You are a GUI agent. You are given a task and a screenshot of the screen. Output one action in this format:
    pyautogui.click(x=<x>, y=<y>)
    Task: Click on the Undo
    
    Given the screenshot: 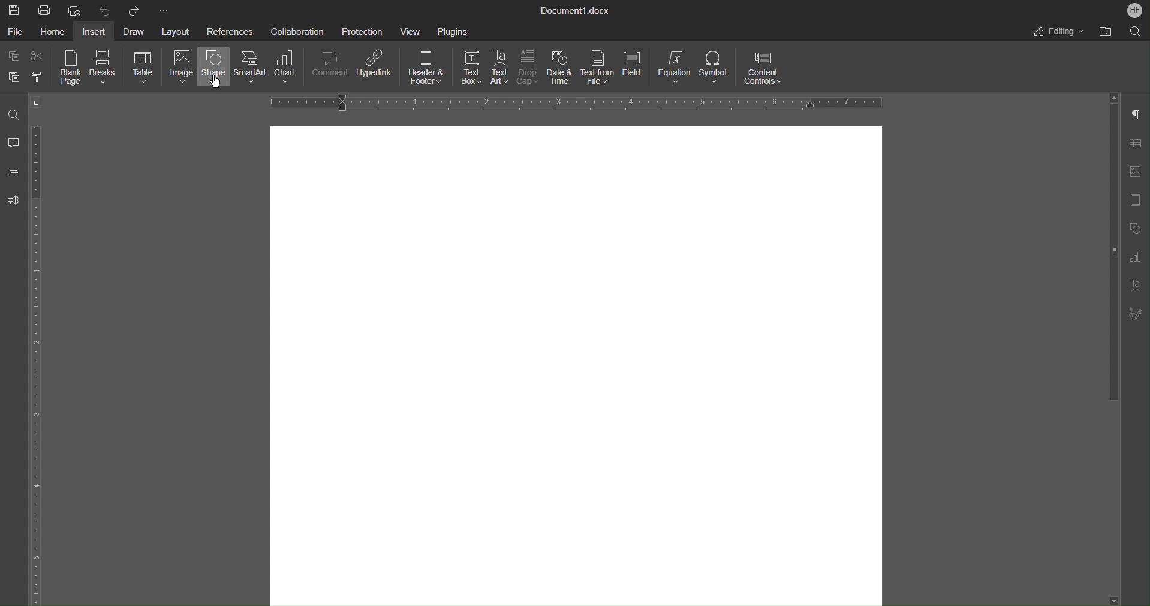 What is the action you would take?
    pyautogui.click(x=105, y=10)
    